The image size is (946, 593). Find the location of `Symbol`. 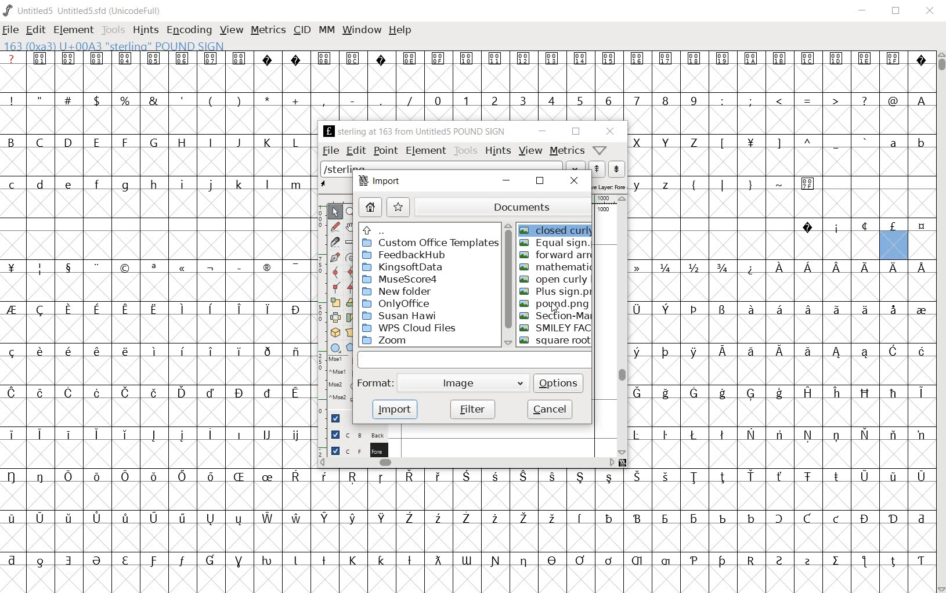

Symbol is located at coordinates (750, 352).